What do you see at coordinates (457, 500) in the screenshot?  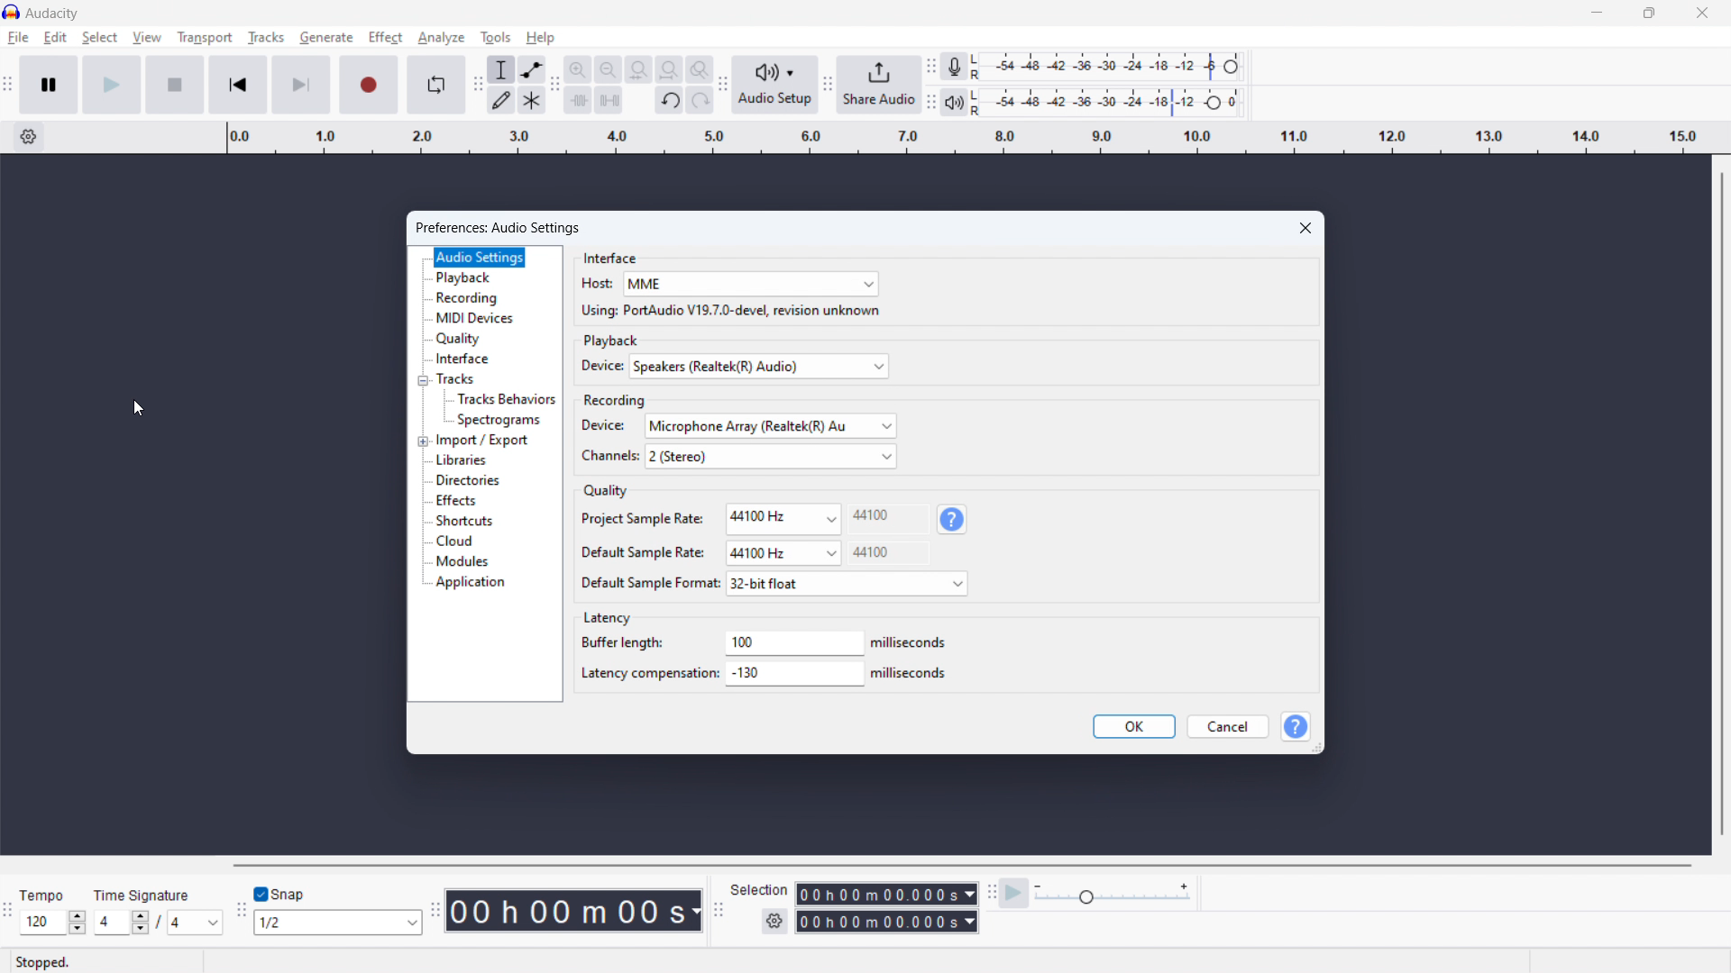 I see `effects` at bounding box center [457, 500].